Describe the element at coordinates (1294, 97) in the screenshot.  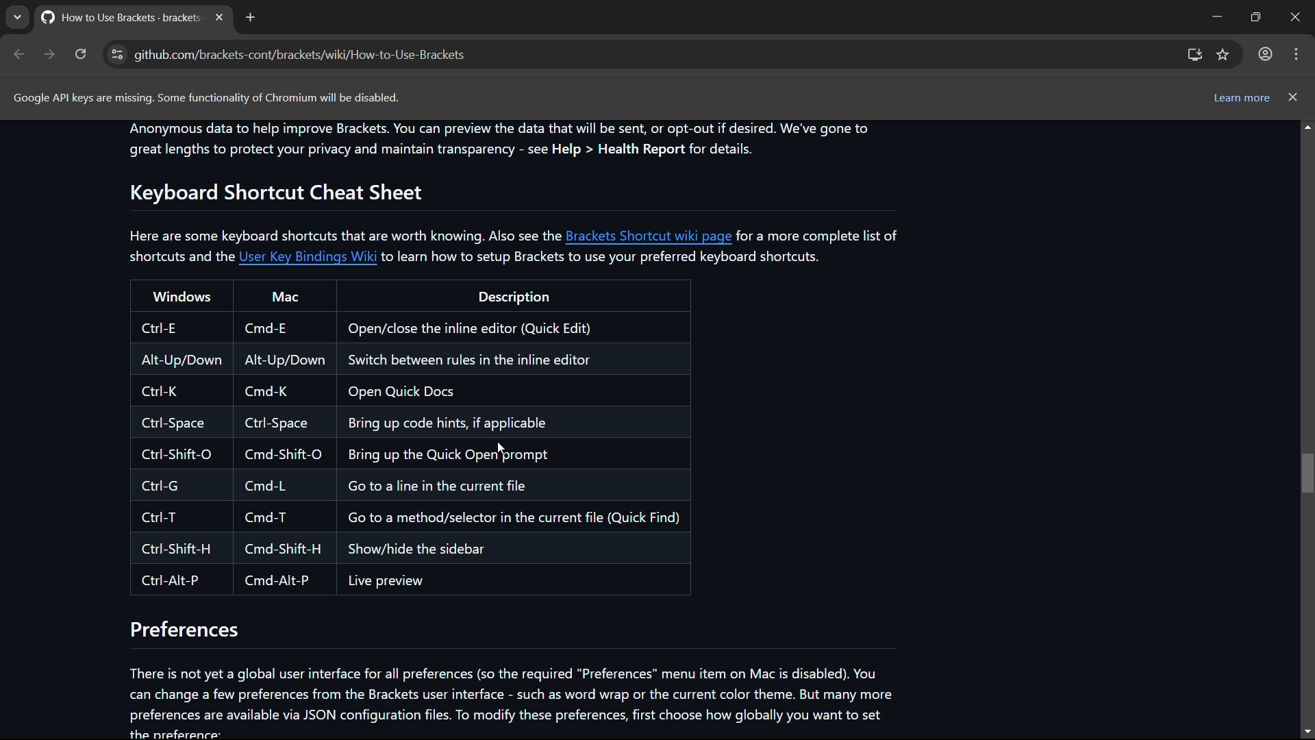
I see `close` at that location.